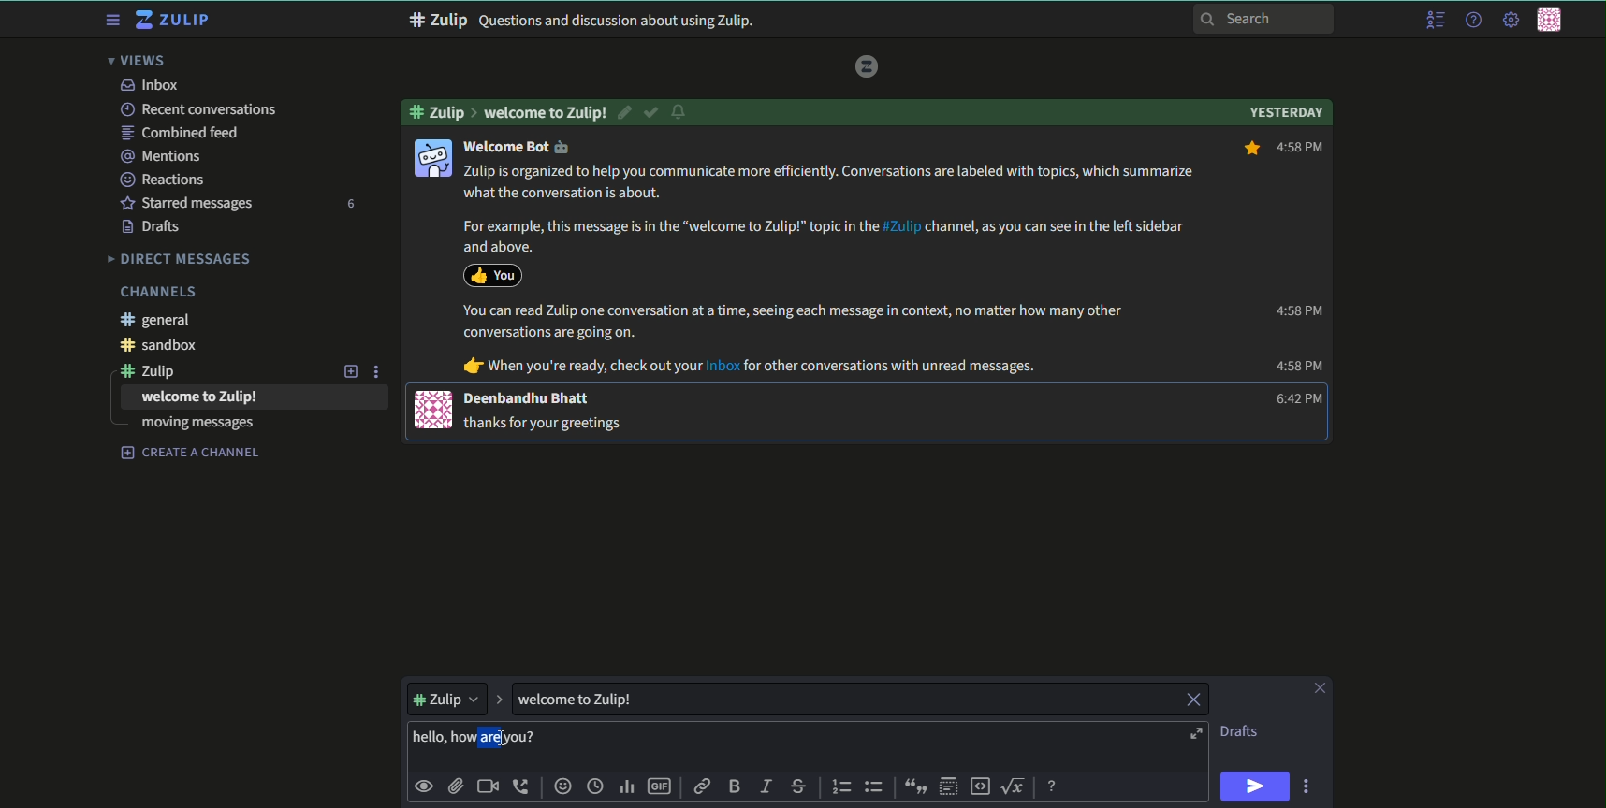 Image resolution: width=1606 pixels, height=808 pixels. What do you see at coordinates (874, 786) in the screenshot?
I see `bulleted list` at bounding box center [874, 786].